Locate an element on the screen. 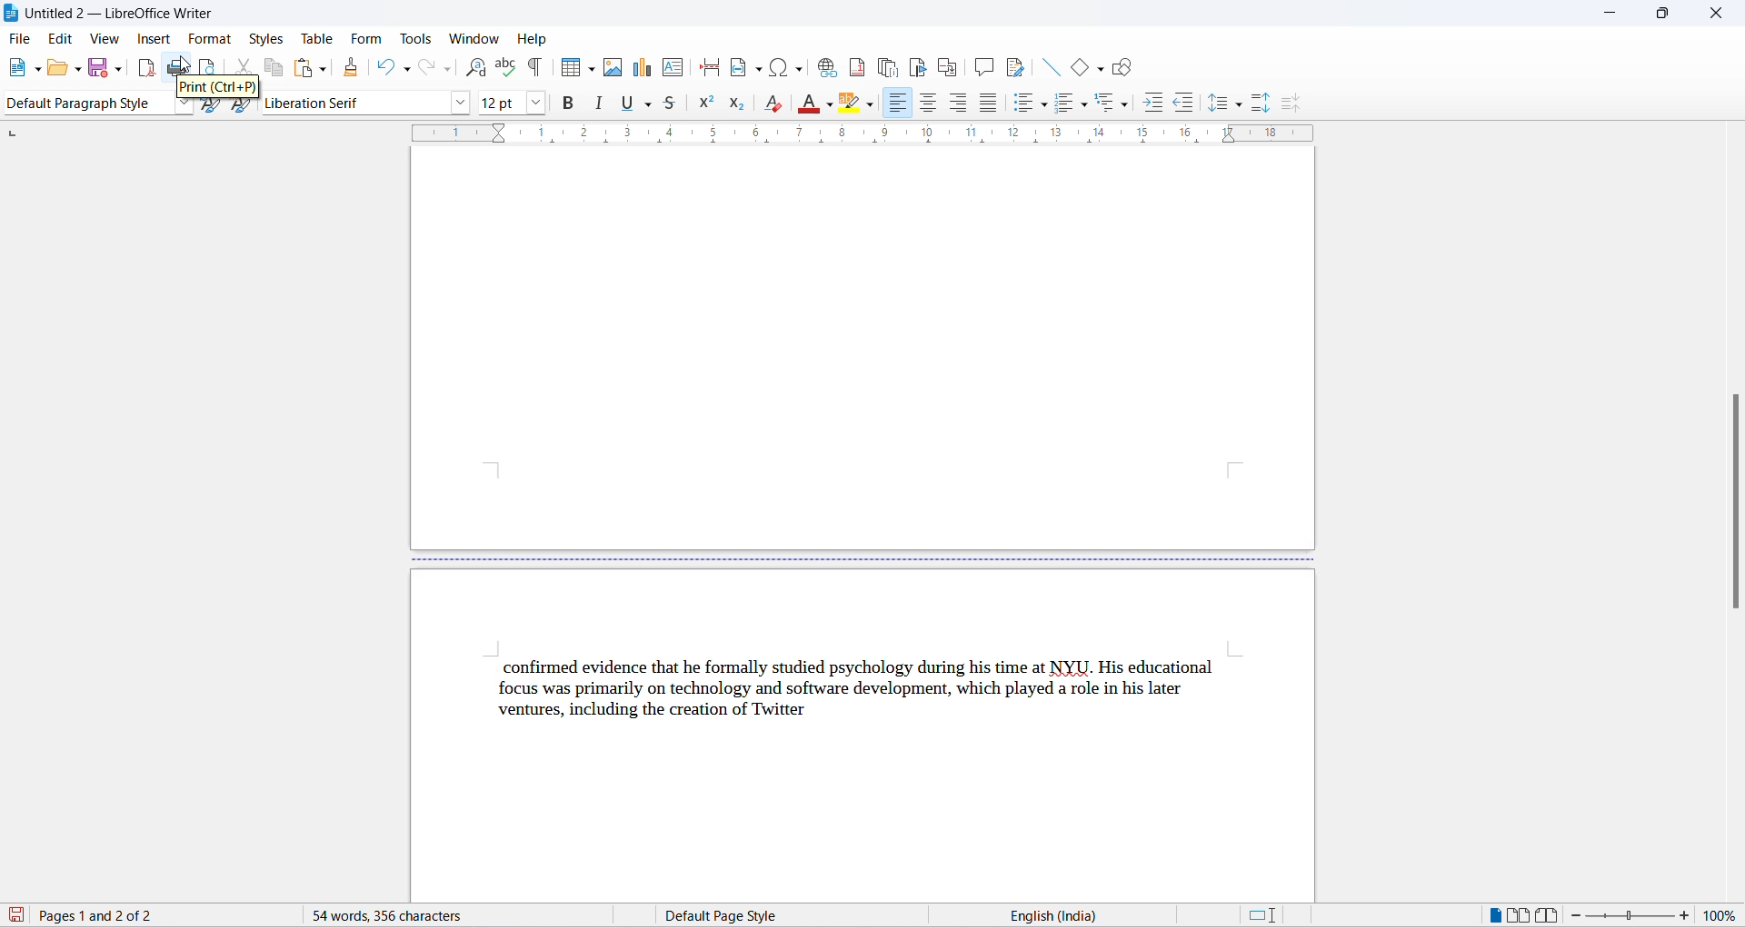 The width and height of the screenshot is (1745, 928). tools is located at coordinates (417, 39).